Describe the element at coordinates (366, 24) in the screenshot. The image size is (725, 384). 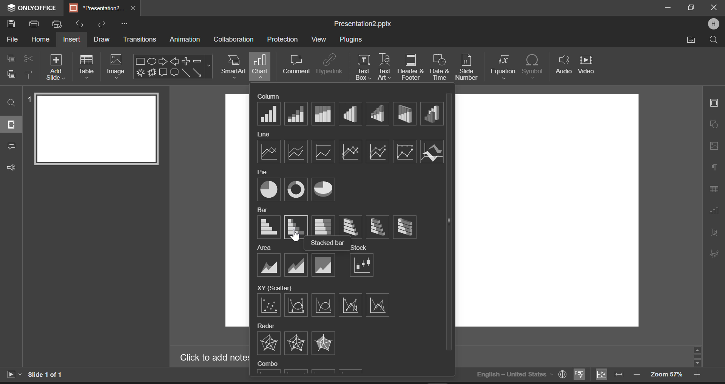
I see `Presentation2.pptx` at that location.